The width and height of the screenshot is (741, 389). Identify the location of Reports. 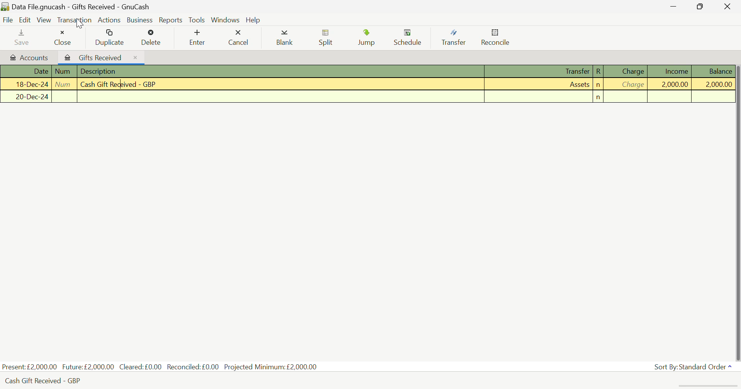
(169, 19).